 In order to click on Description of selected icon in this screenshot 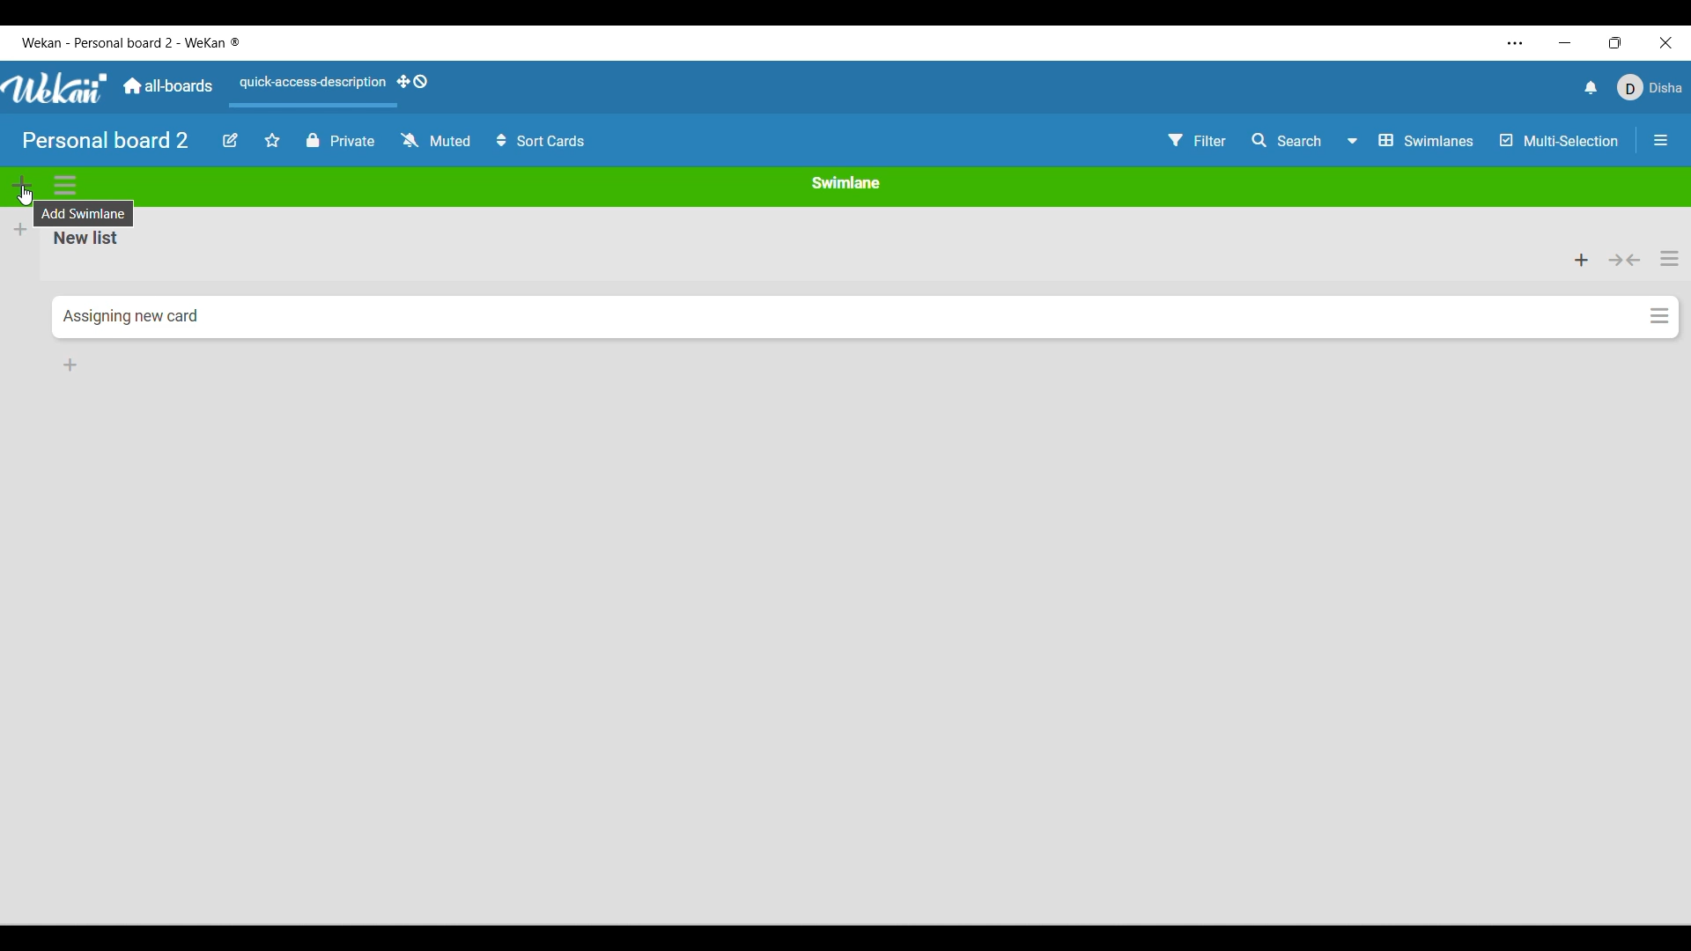, I will do `click(85, 214)`.